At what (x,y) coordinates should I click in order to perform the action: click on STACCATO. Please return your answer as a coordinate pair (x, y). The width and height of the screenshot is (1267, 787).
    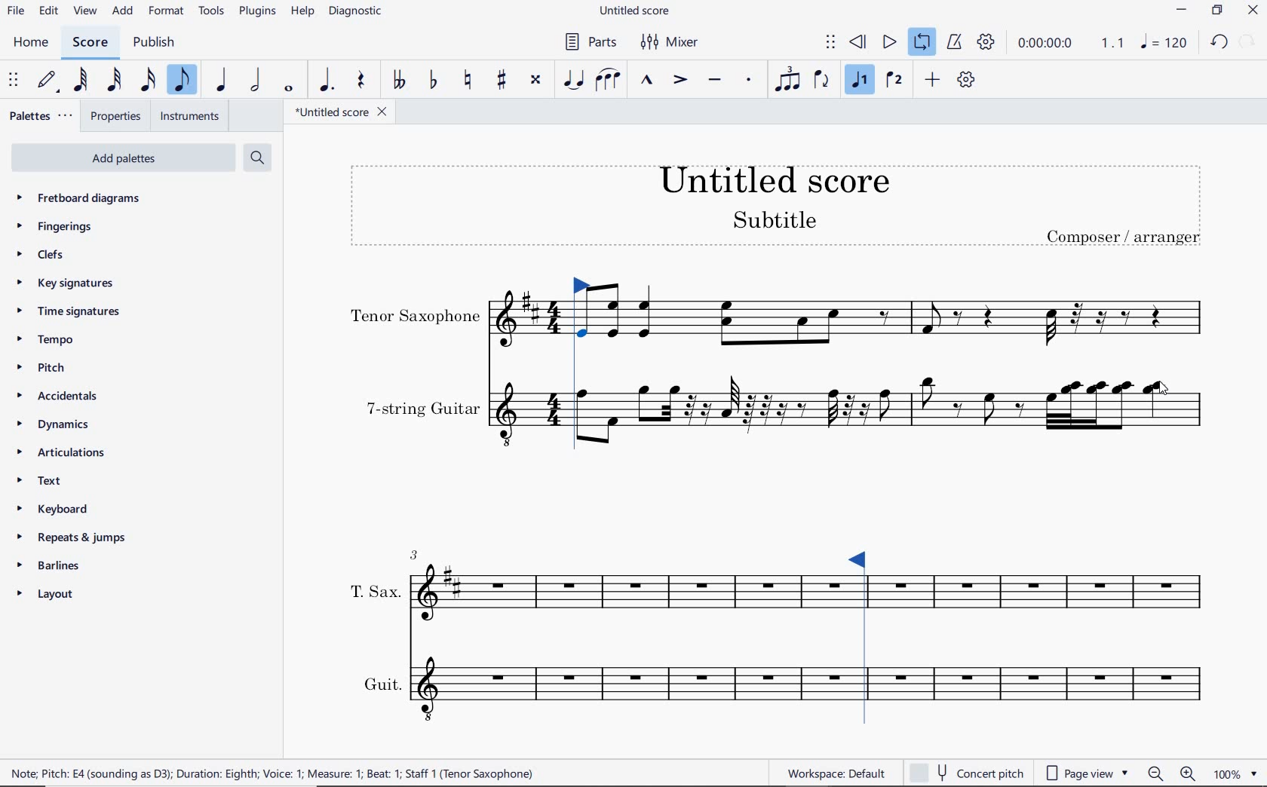
    Looking at the image, I should click on (748, 80).